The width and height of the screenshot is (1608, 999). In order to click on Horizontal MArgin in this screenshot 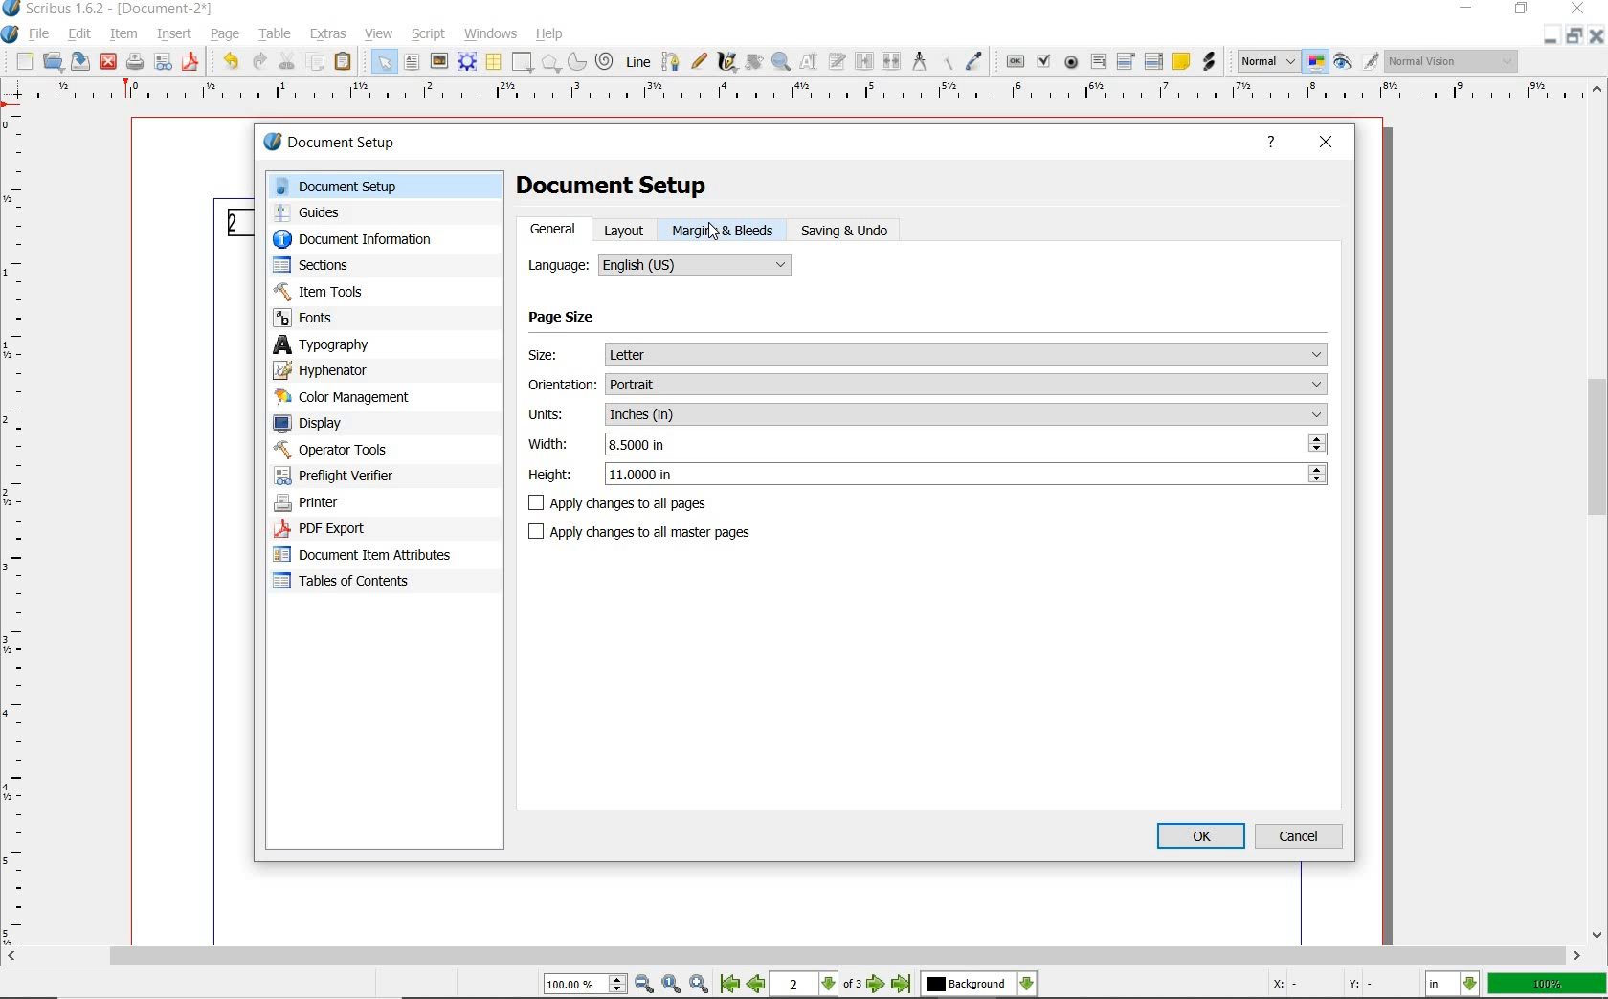, I will do `click(797, 95)`.